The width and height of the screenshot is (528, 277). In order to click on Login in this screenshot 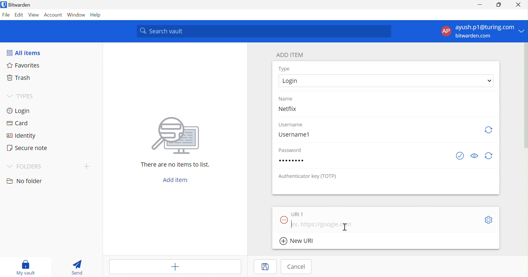, I will do `click(387, 81)`.